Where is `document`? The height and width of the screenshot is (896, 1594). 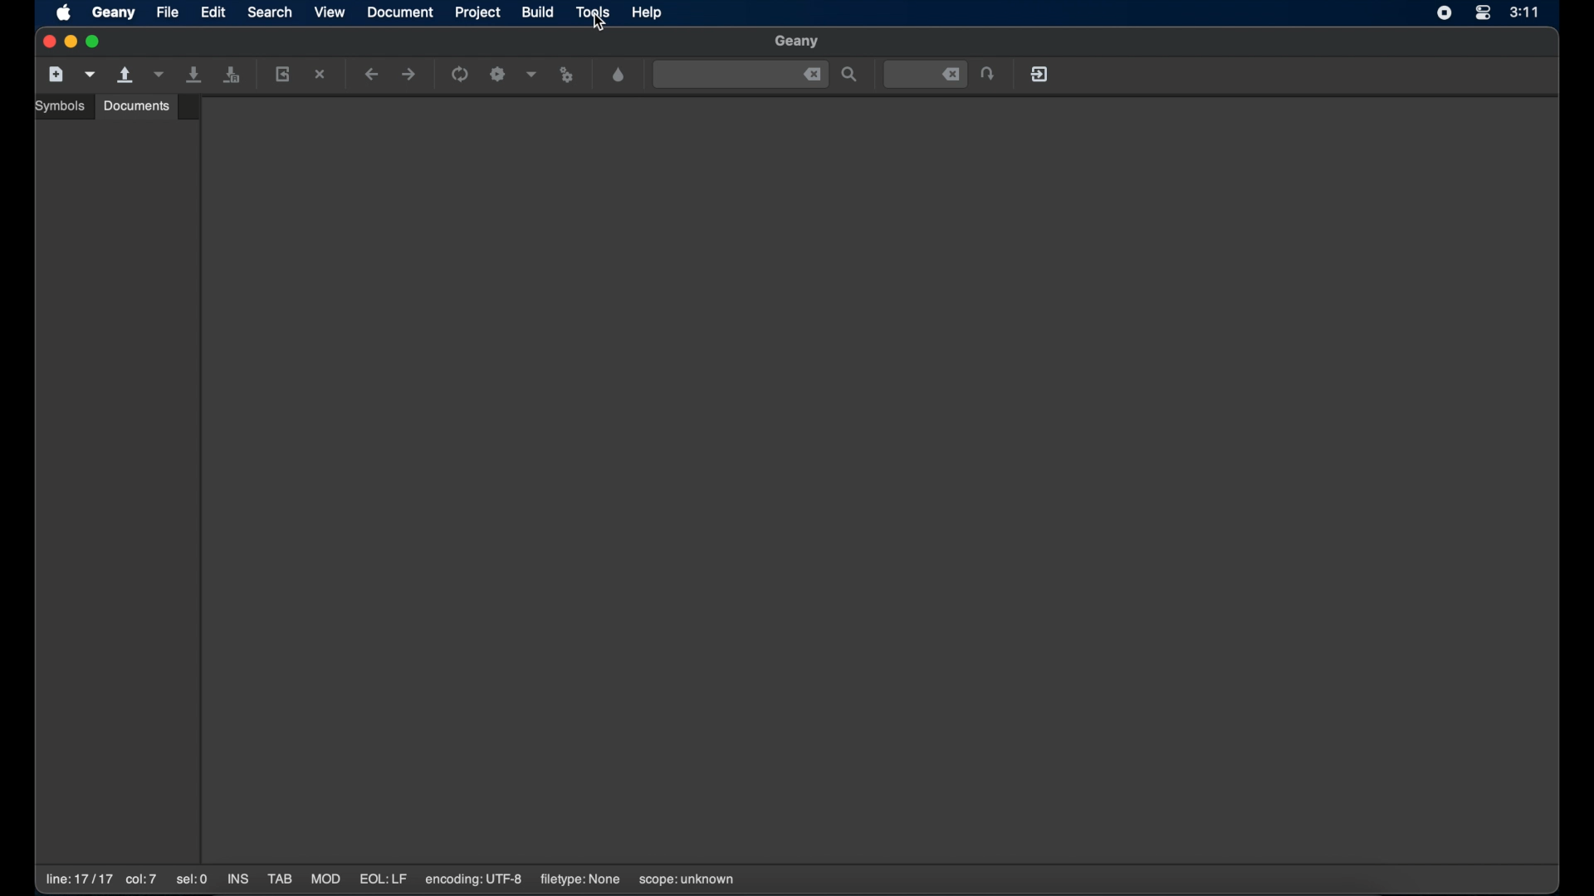
document is located at coordinates (401, 12).